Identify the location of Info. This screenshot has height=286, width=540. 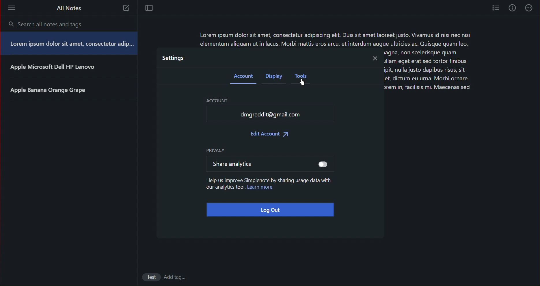
(513, 8).